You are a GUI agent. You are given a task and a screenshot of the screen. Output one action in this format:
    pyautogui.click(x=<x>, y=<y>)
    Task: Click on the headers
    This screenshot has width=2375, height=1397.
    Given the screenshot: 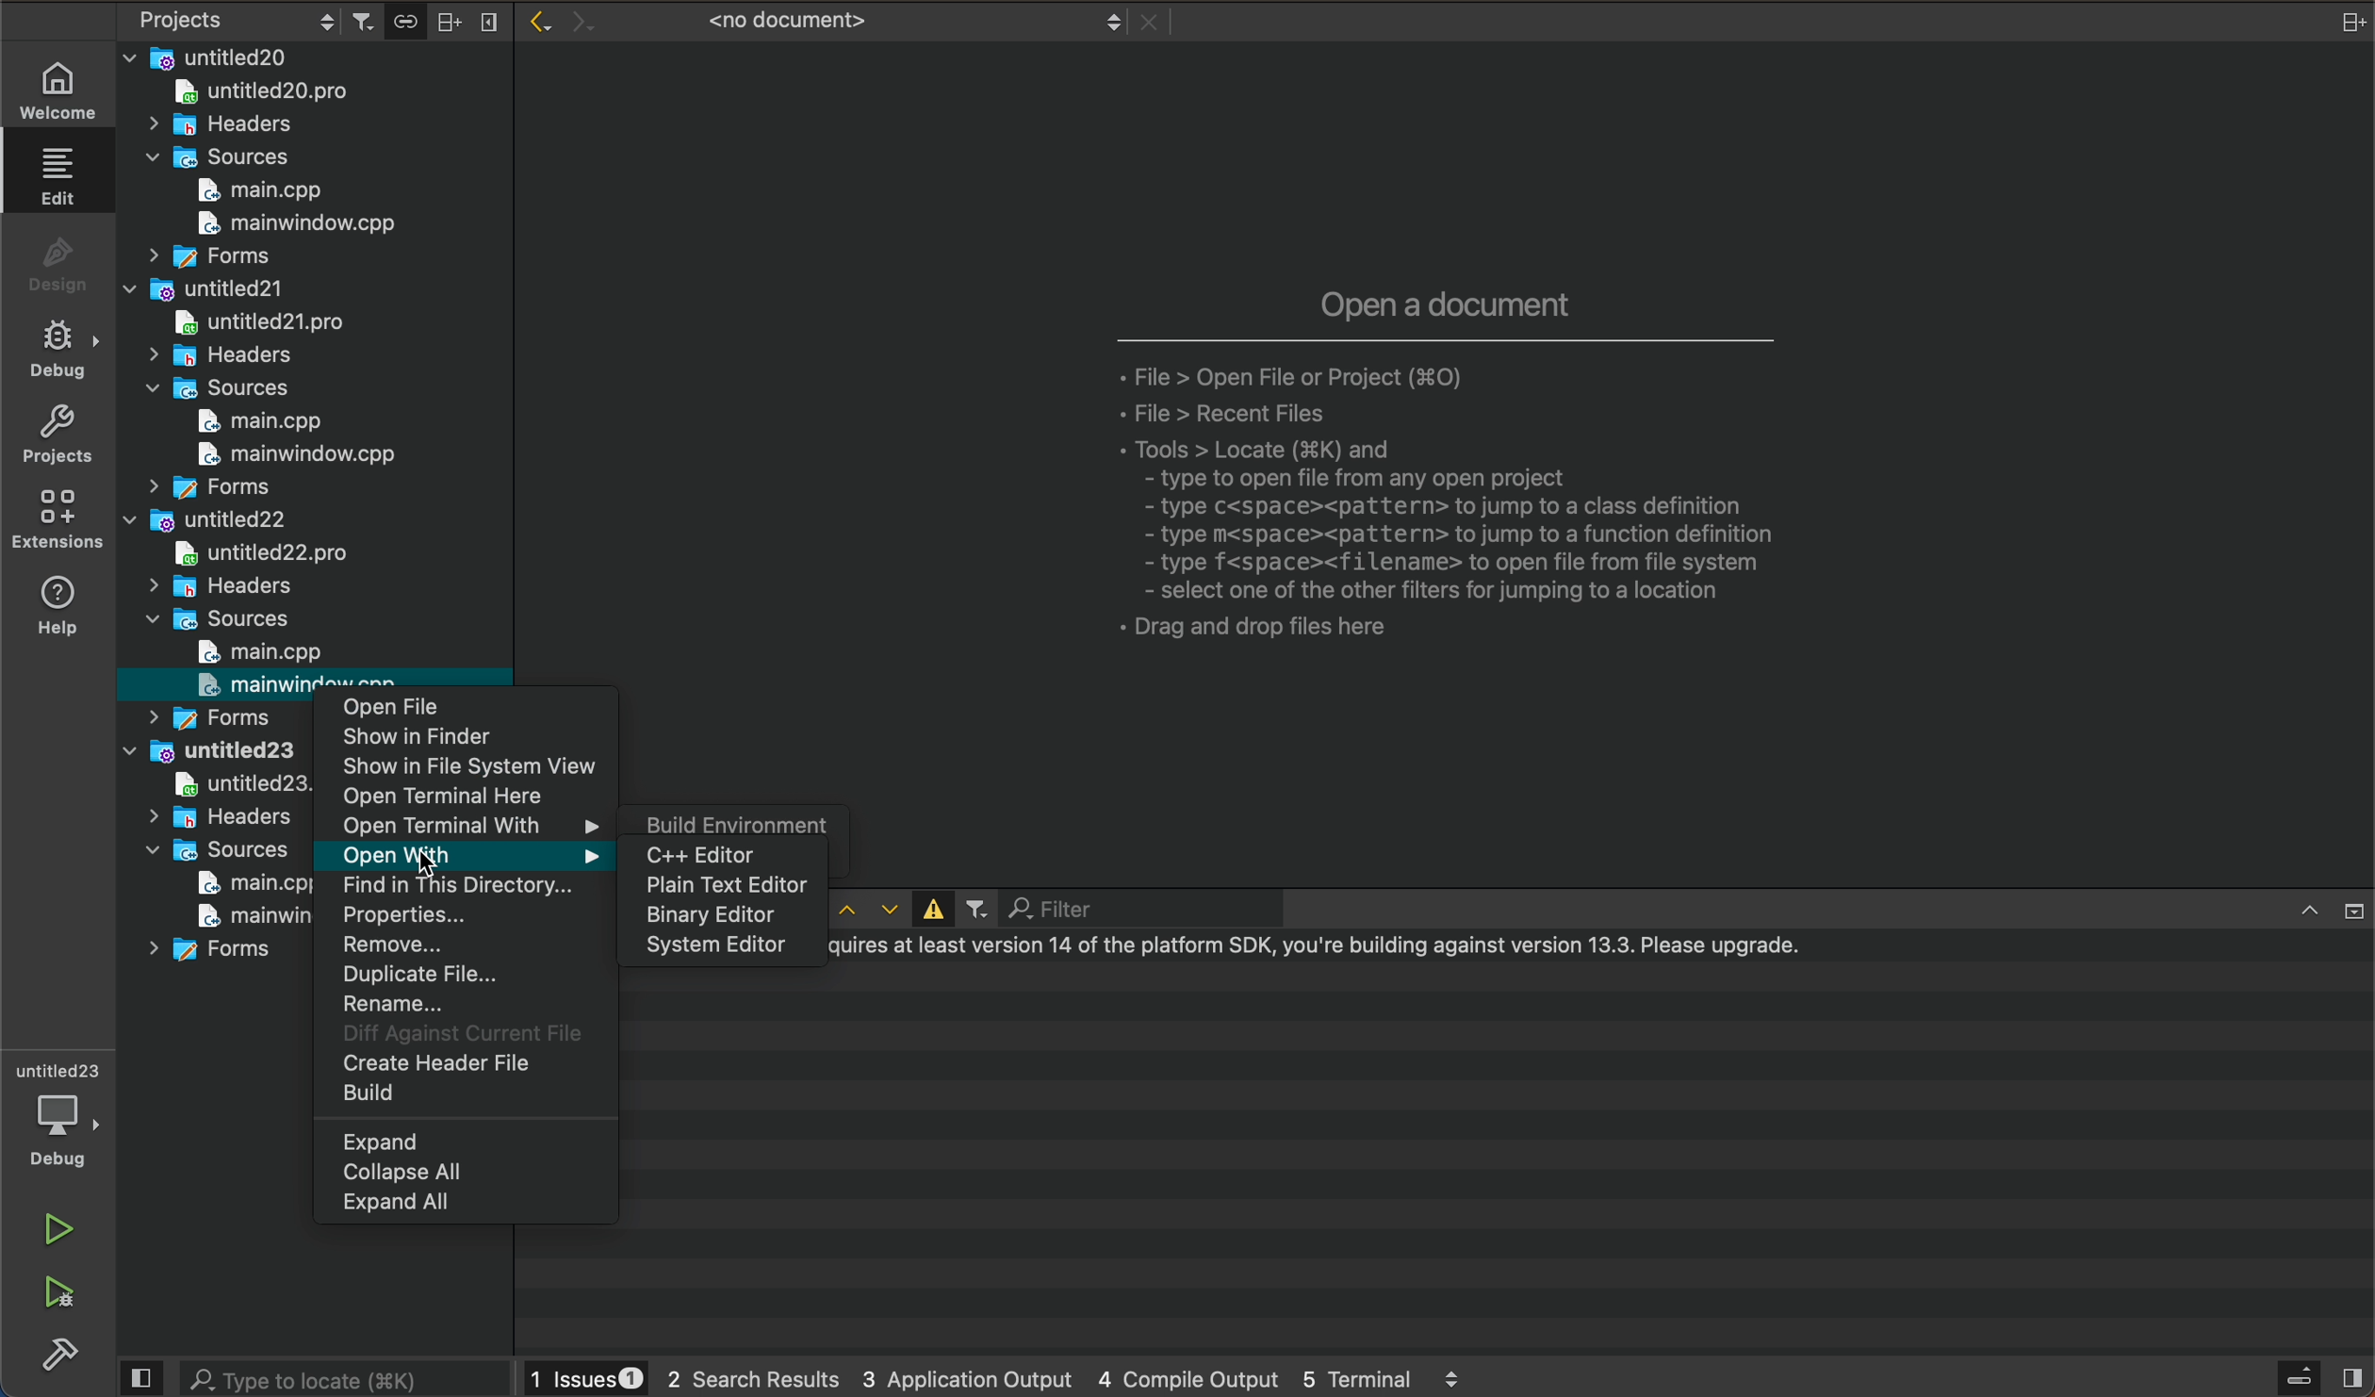 What is the action you would take?
    pyautogui.click(x=228, y=125)
    